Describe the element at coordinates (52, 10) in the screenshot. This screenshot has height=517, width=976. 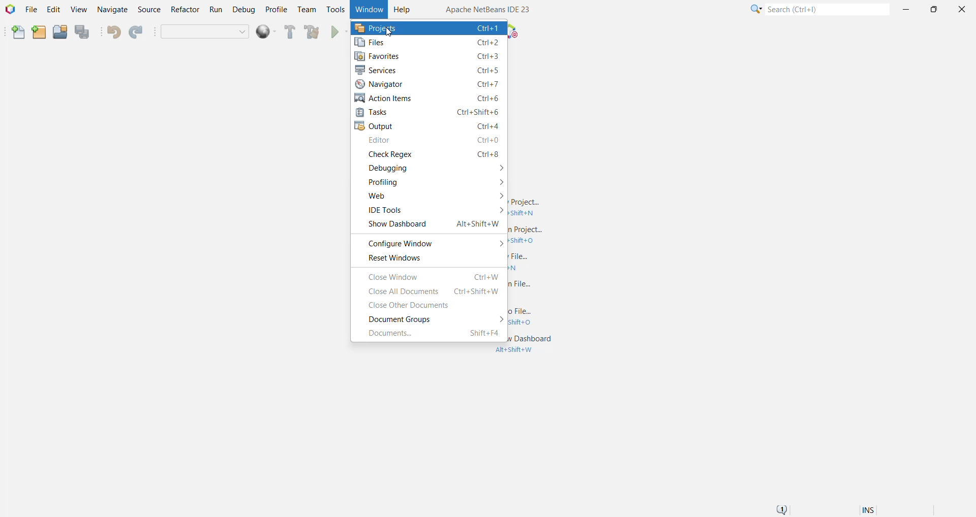
I see `Edit` at that location.